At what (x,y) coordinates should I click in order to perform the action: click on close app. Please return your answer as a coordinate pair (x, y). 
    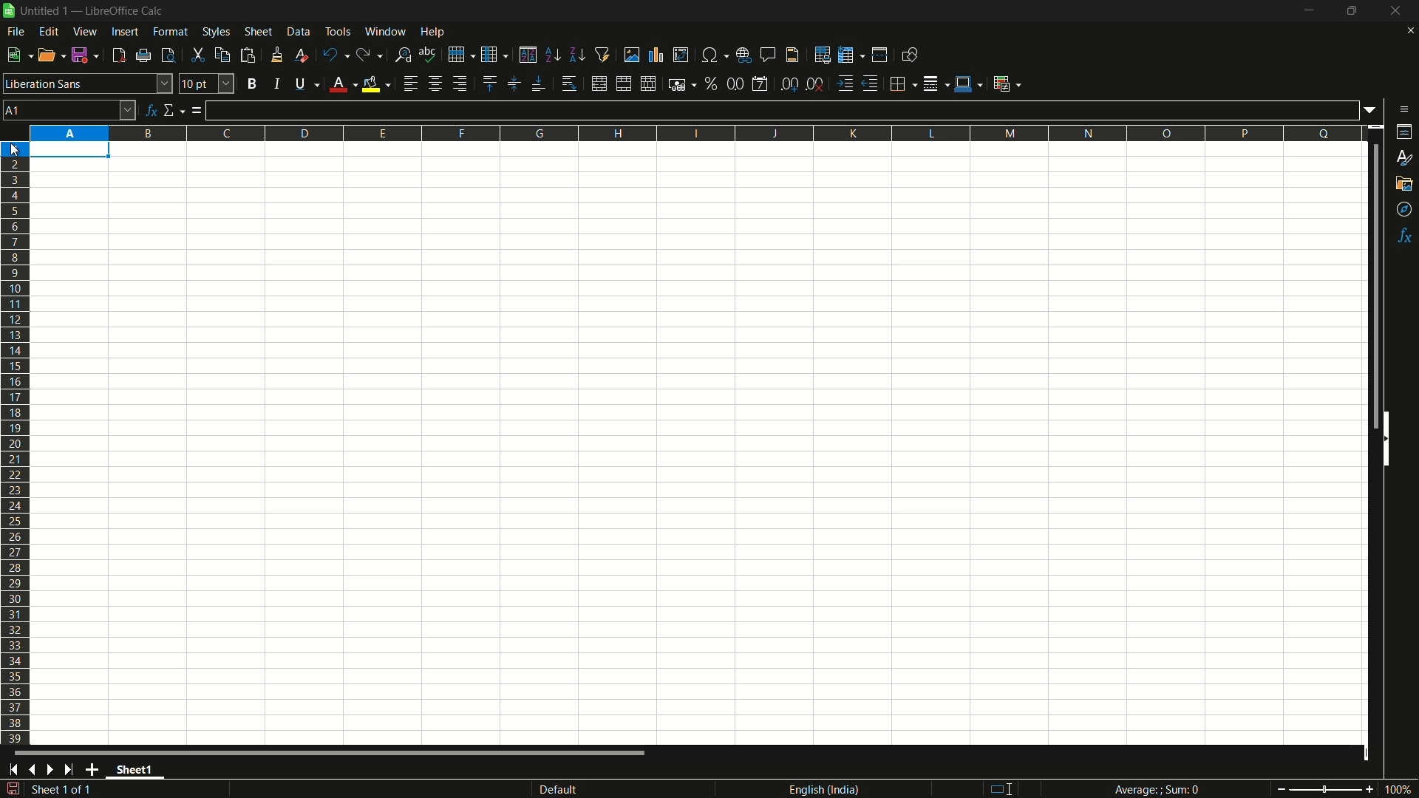
    Looking at the image, I should click on (1392, 11).